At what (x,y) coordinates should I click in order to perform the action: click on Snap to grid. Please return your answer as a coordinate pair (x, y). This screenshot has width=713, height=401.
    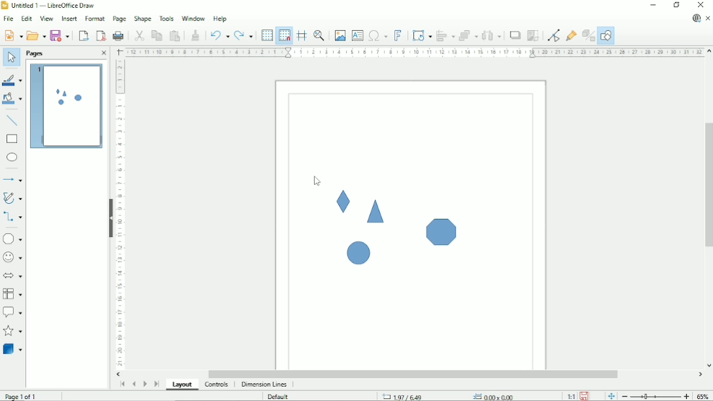
    Looking at the image, I should click on (284, 35).